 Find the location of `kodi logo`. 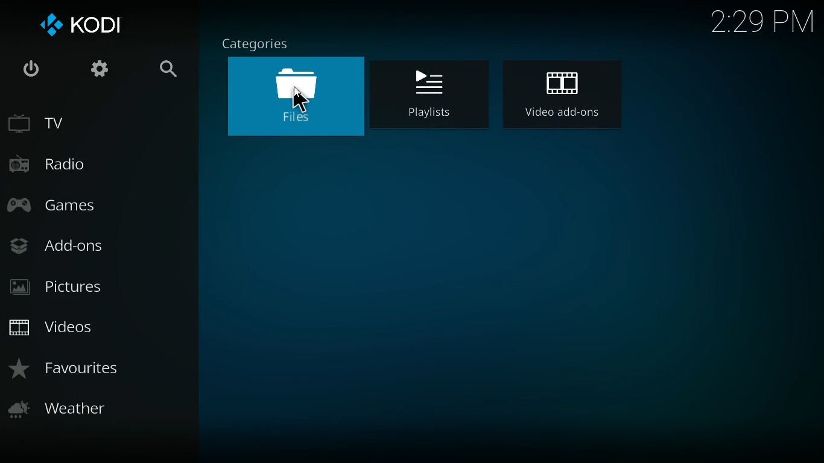

kodi logo is located at coordinates (79, 24).